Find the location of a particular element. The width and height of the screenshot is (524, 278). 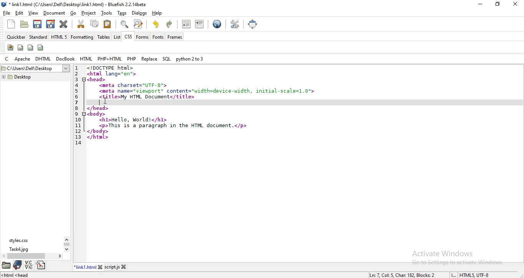

html 5 is located at coordinates (59, 36).